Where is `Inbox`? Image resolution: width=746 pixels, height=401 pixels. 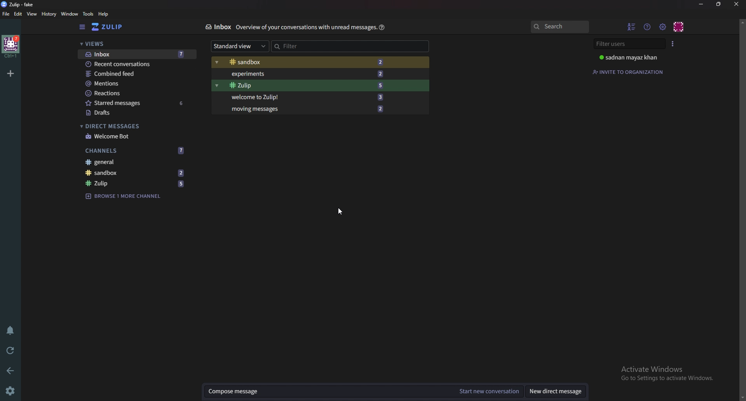 Inbox is located at coordinates (136, 55).